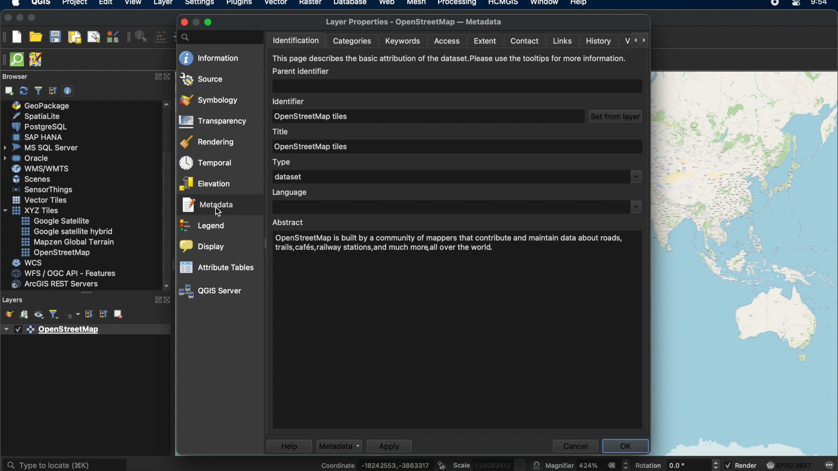  I want to click on categories, so click(353, 41).